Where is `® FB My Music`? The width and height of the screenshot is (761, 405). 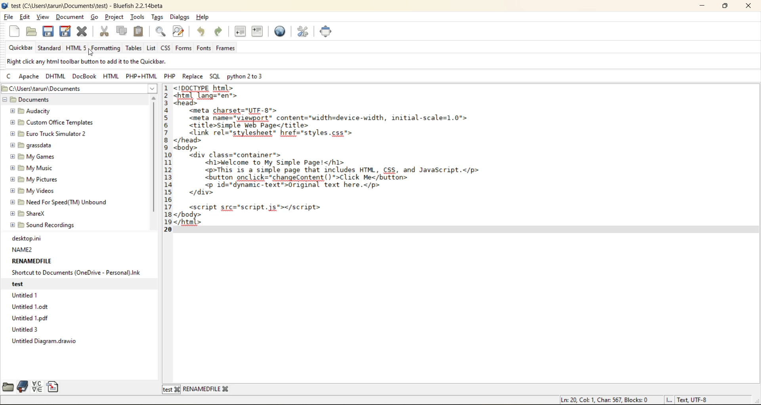 ® FB My Music is located at coordinates (32, 168).